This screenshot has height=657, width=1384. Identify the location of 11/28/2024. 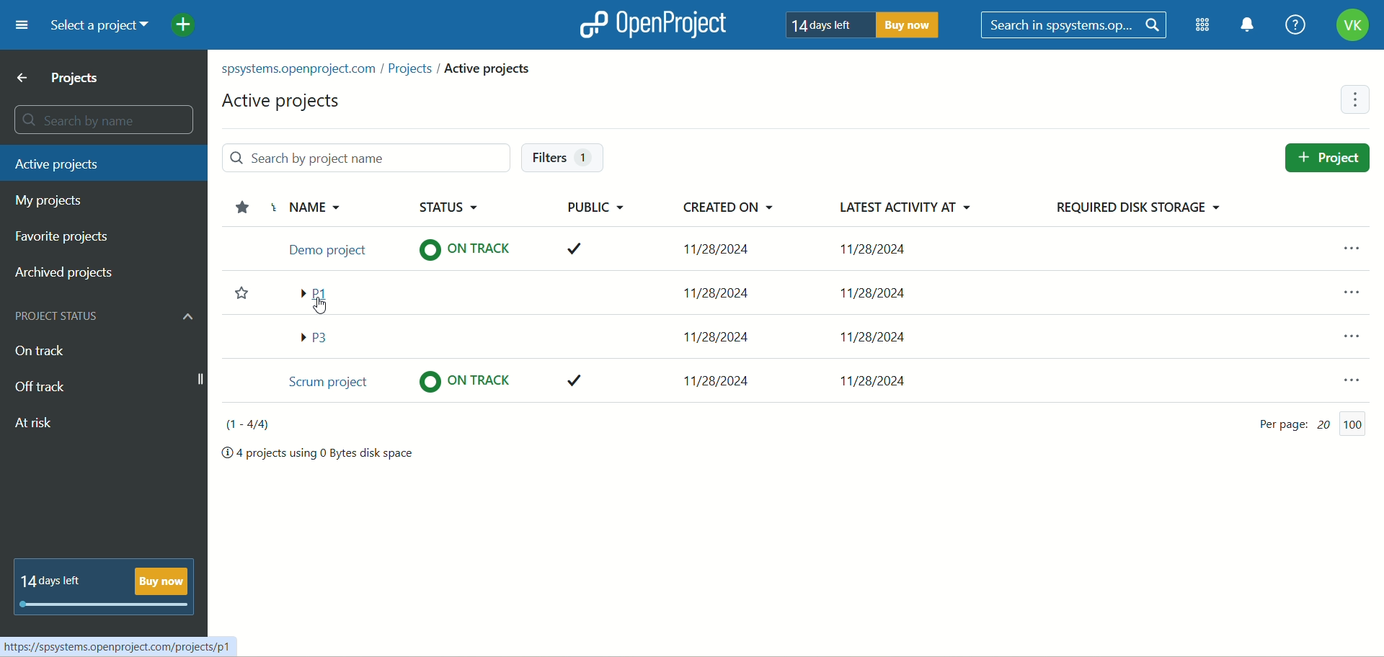
(718, 377).